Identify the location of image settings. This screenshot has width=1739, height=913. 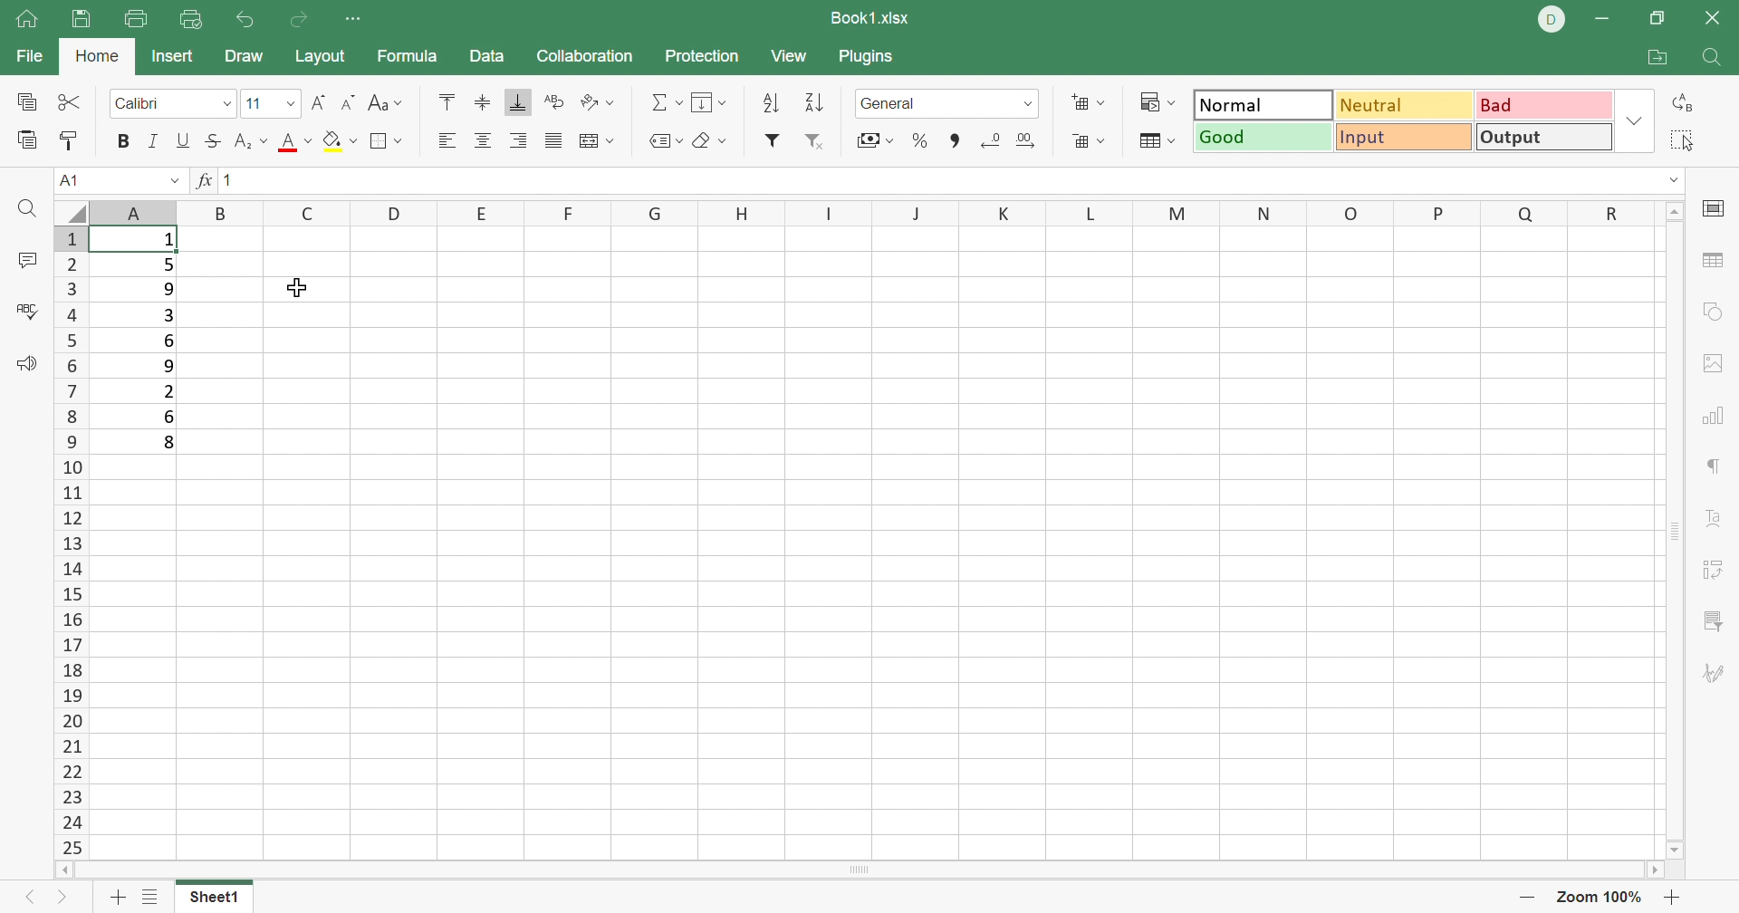
(1711, 364).